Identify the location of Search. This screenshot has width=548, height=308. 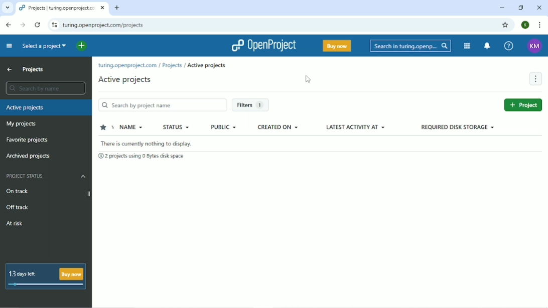
(409, 46).